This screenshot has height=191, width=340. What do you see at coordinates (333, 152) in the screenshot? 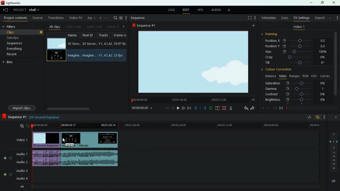
I see `frames` at bounding box center [333, 152].